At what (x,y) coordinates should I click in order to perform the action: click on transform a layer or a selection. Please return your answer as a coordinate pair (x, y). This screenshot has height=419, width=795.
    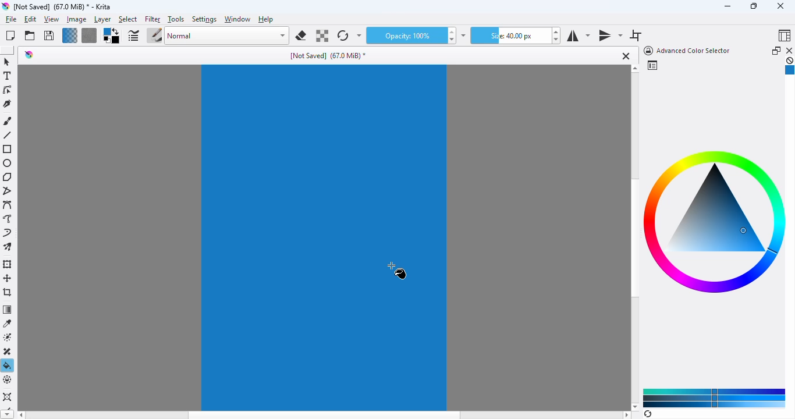
    Looking at the image, I should click on (9, 264).